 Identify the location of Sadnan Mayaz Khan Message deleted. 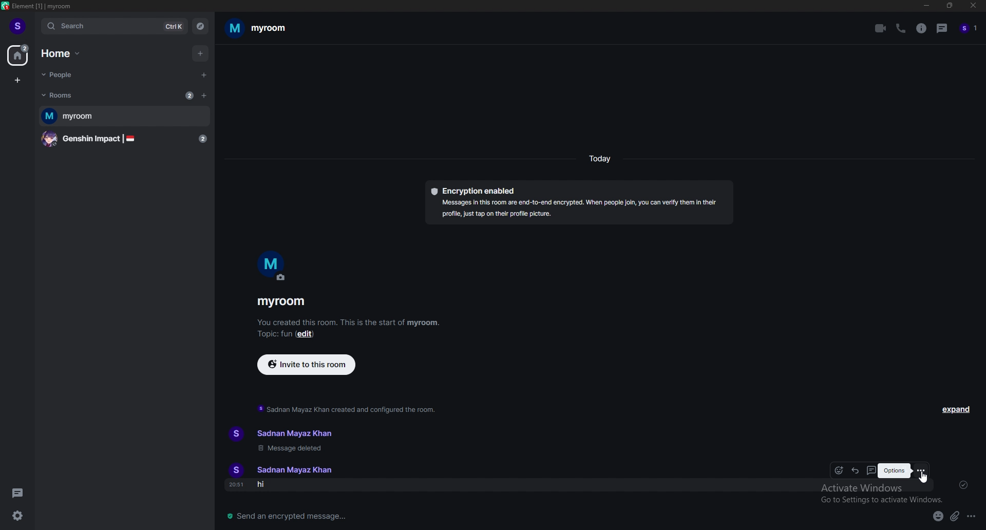
(283, 439).